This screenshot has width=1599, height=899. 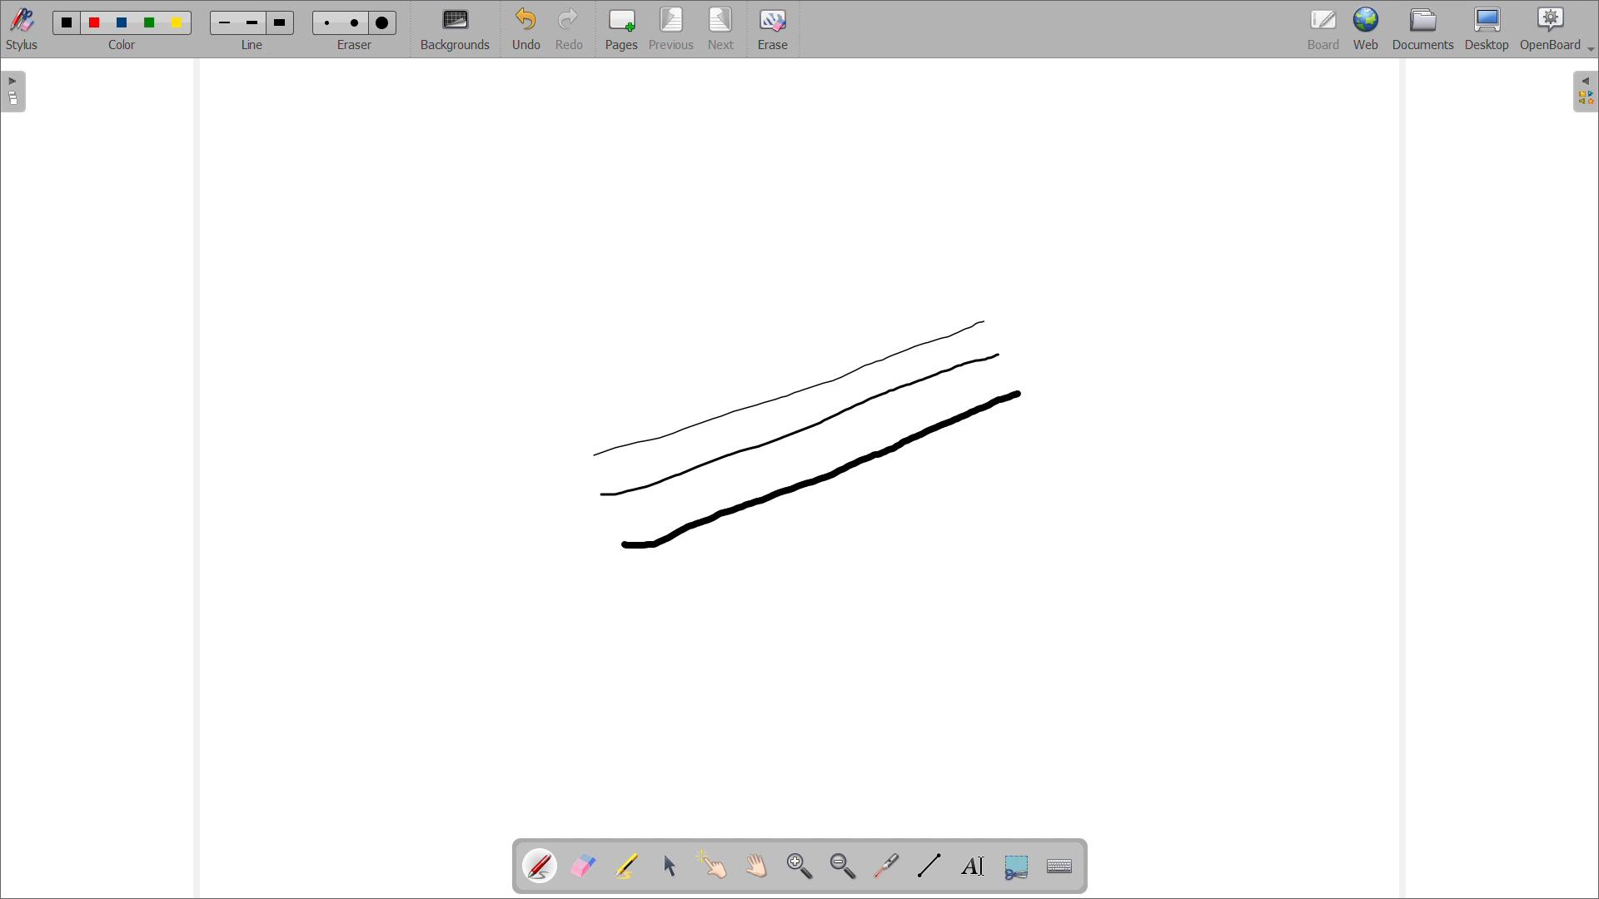 What do you see at coordinates (627, 866) in the screenshot?
I see `highlights` at bounding box center [627, 866].